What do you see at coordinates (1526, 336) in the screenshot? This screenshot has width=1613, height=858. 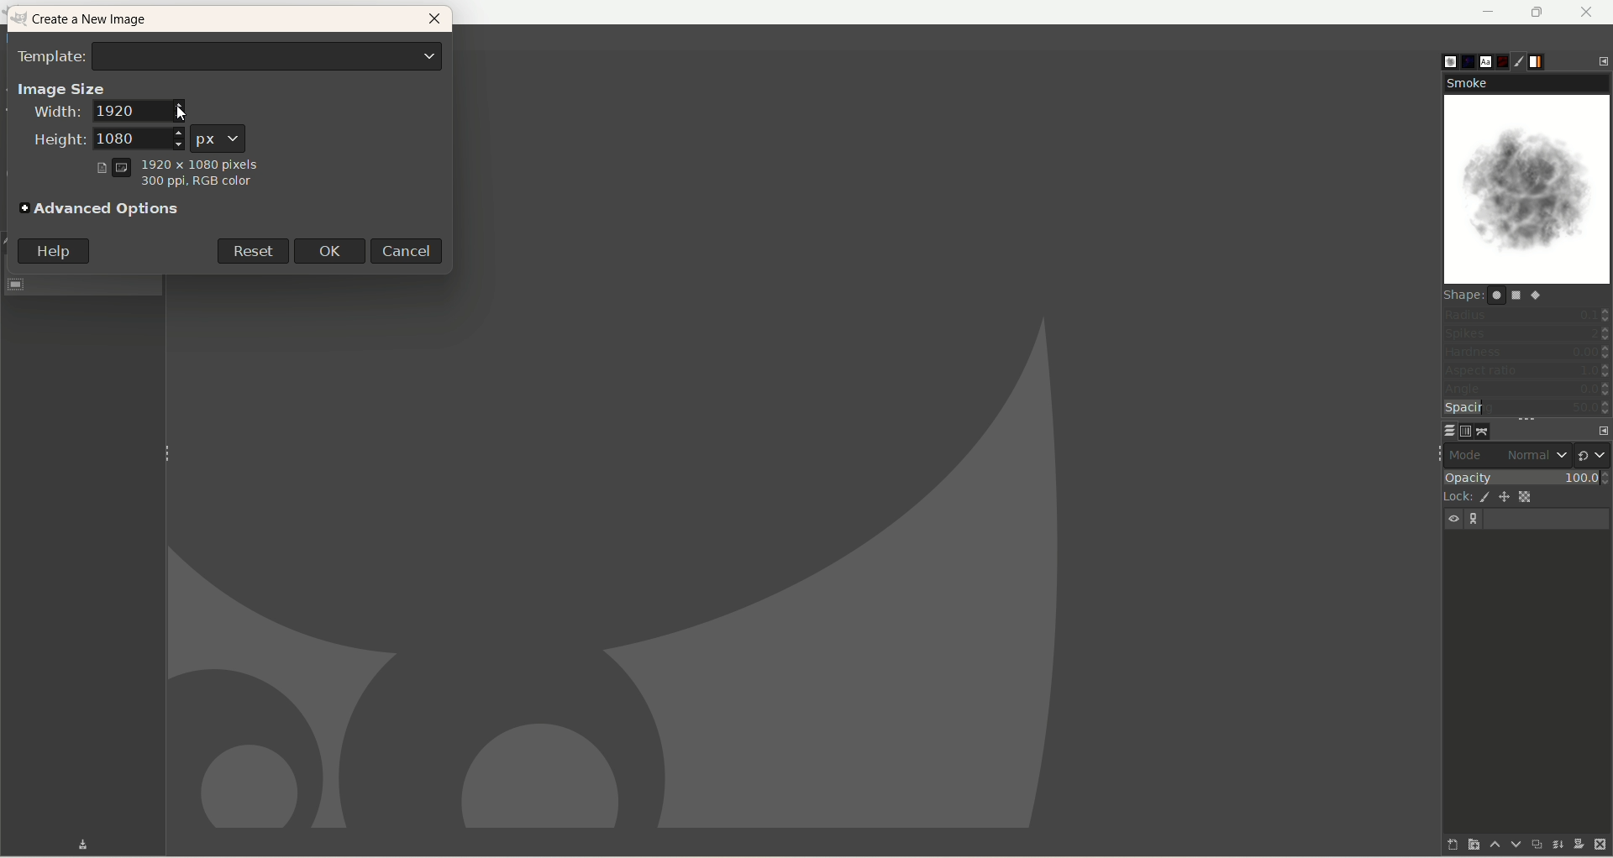 I see `spikes` at bounding box center [1526, 336].